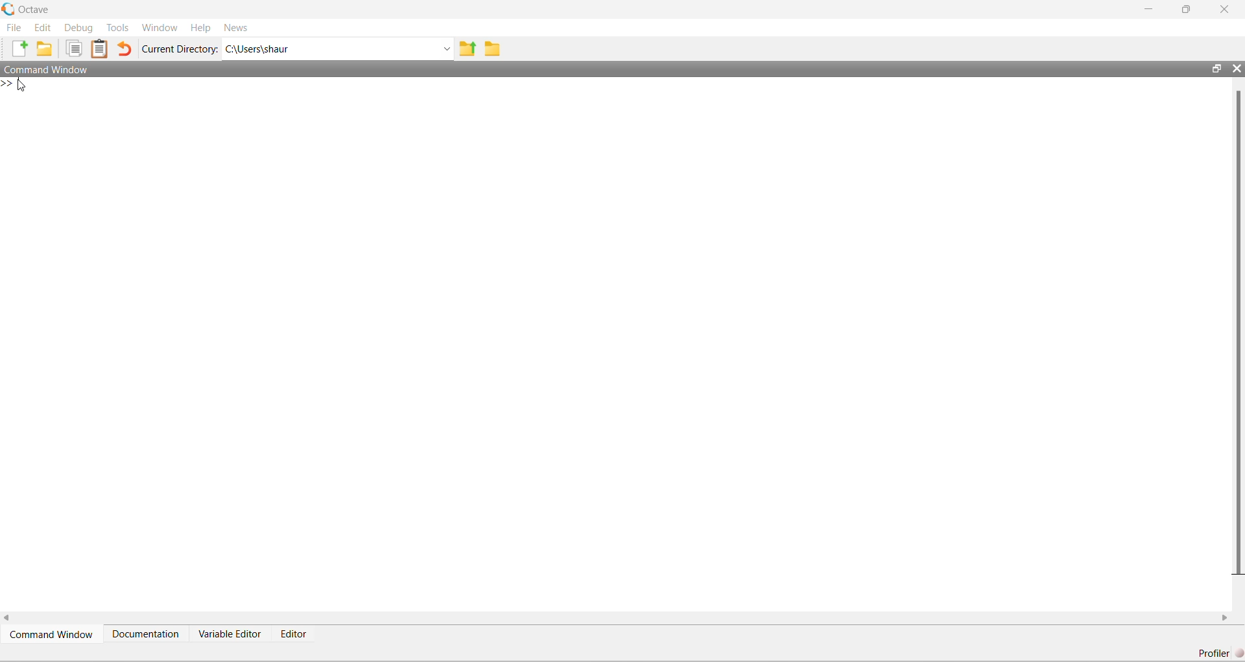 Image resolution: width=1245 pixels, height=662 pixels. Describe the element at coordinates (118, 27) in the screenshot. I see `Tools` at that location.